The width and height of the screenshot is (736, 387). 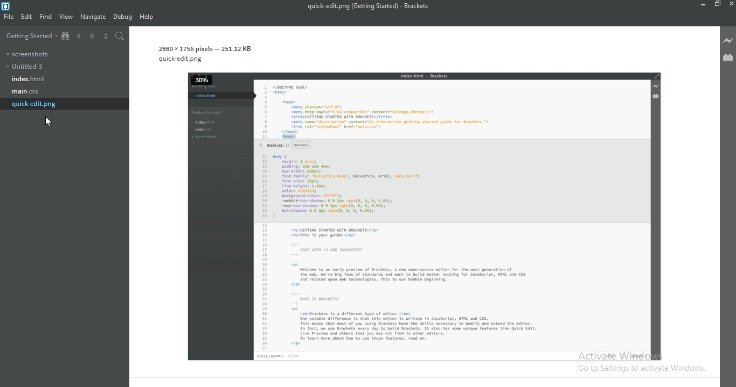 I want to click on close, so click(x=731, y=4).